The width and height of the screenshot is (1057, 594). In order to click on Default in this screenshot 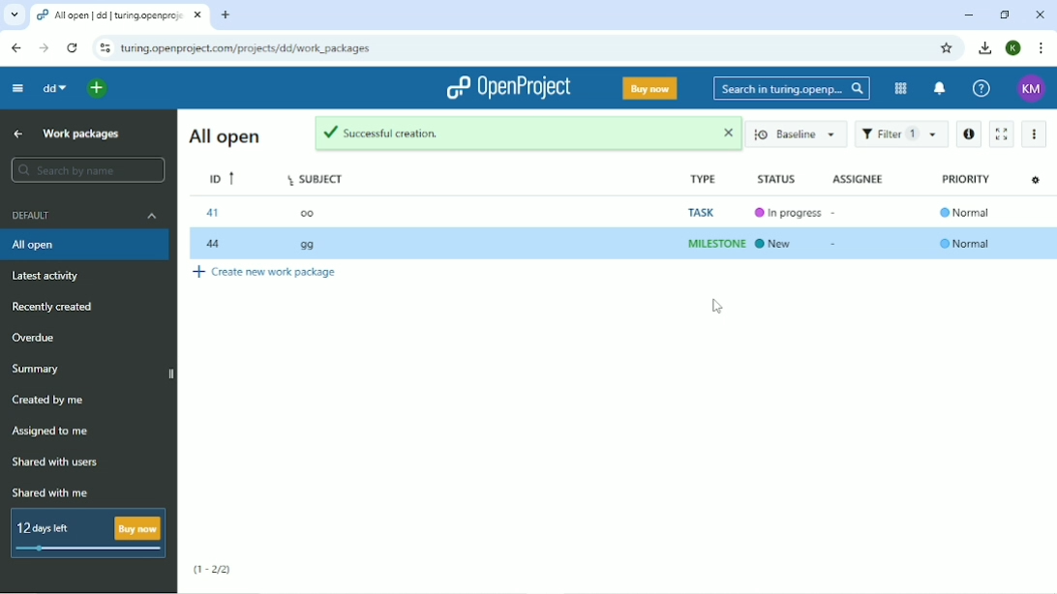, I will do `click(85, 218)`.